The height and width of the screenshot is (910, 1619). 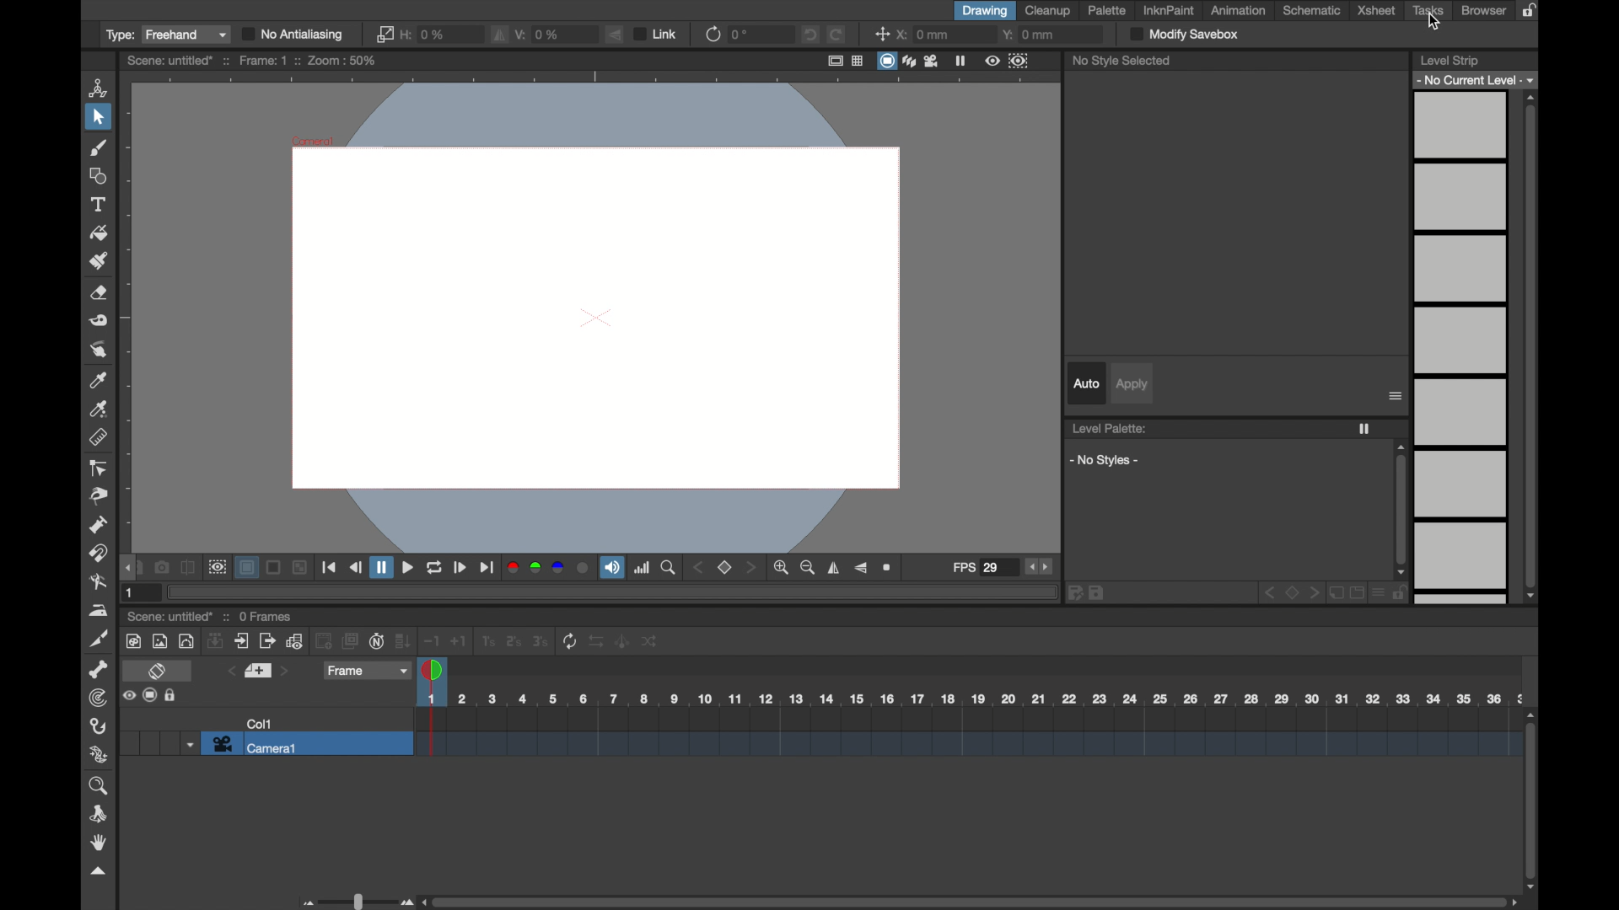 What do you see at coordinates (287, 672) in the screenshot?
I see `next set` at bounding box center [287, 672].